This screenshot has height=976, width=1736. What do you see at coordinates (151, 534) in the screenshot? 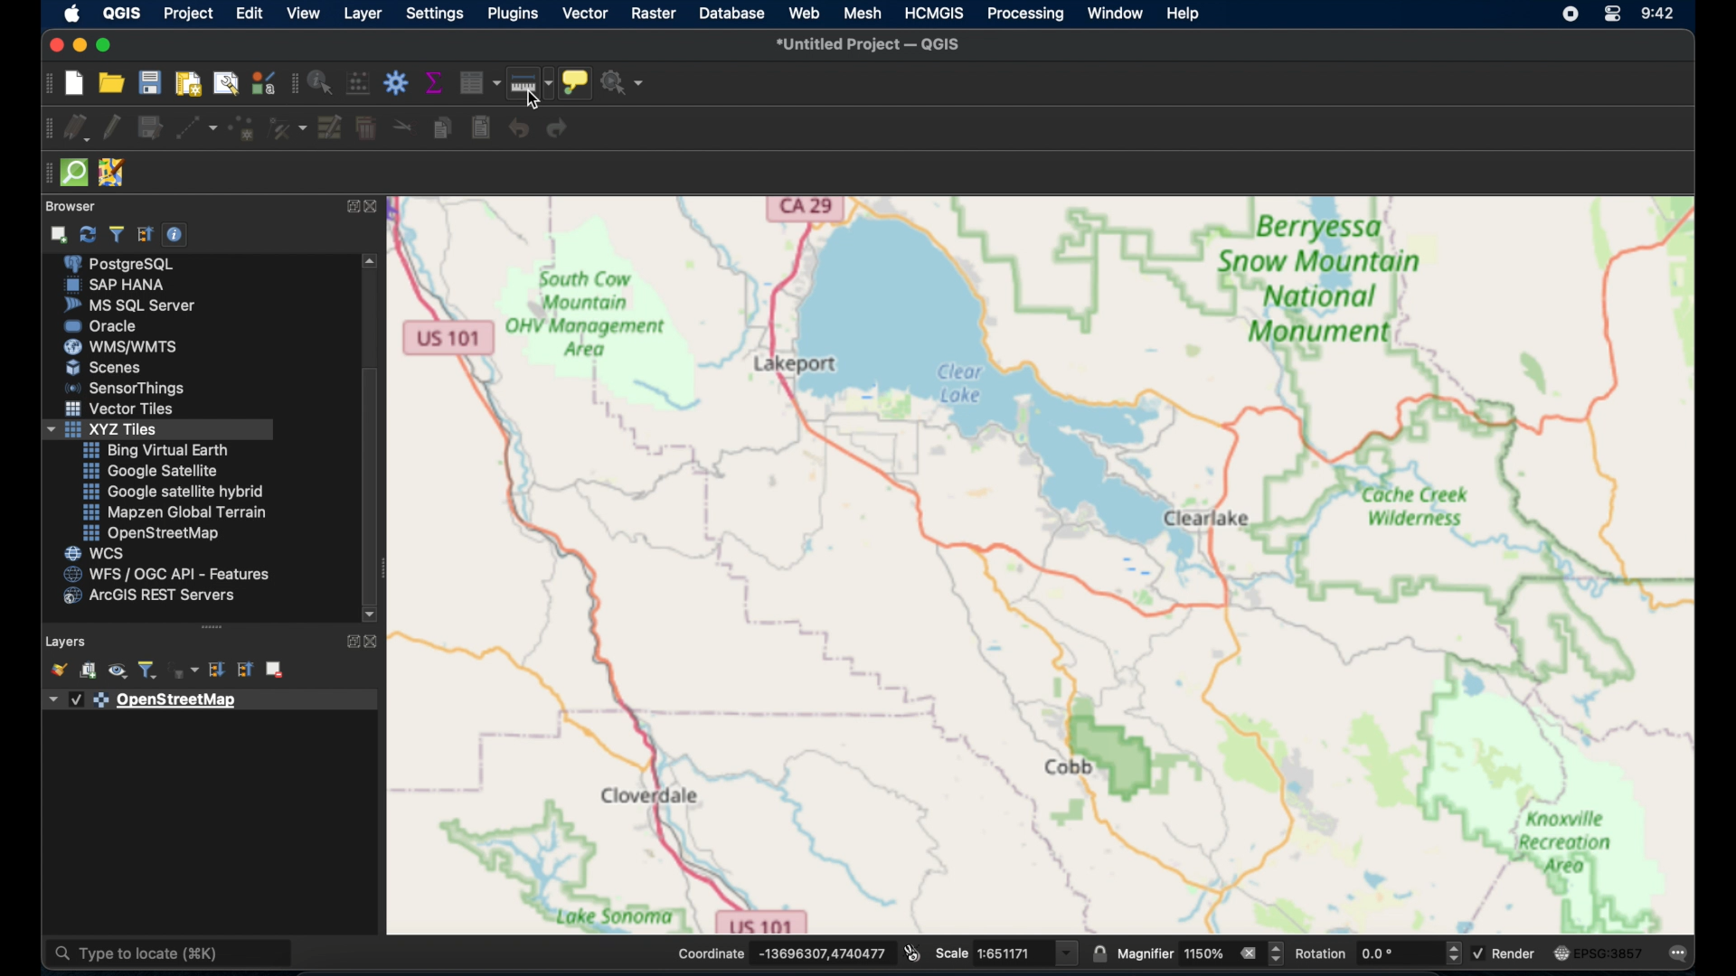
I see `openstreetmap` at bounding box center [151, 534].